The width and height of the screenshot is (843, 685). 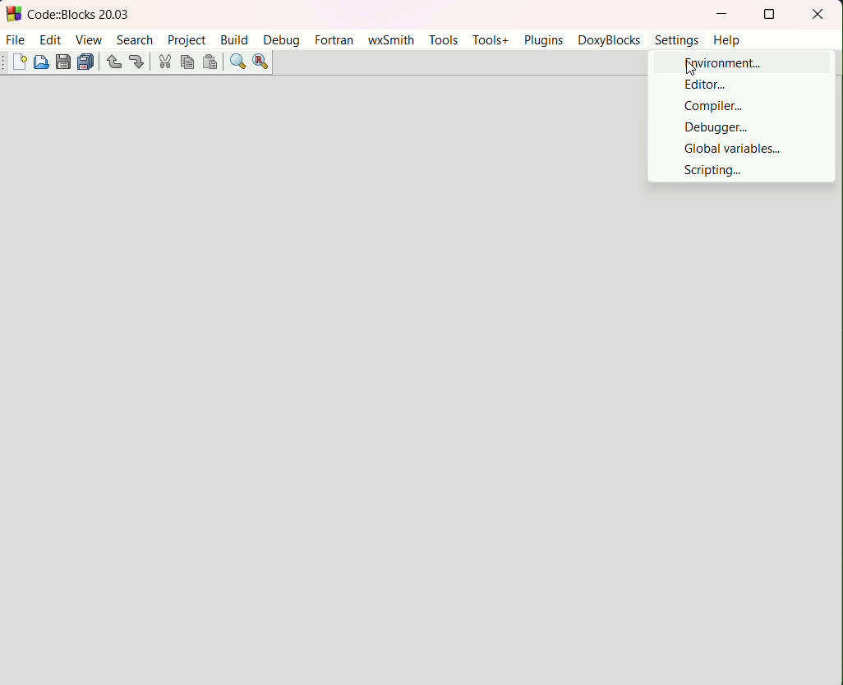 What do you see at coordinates (714, 106) in the screenshot?
I see `compiler` at bounding box center [714, 106].